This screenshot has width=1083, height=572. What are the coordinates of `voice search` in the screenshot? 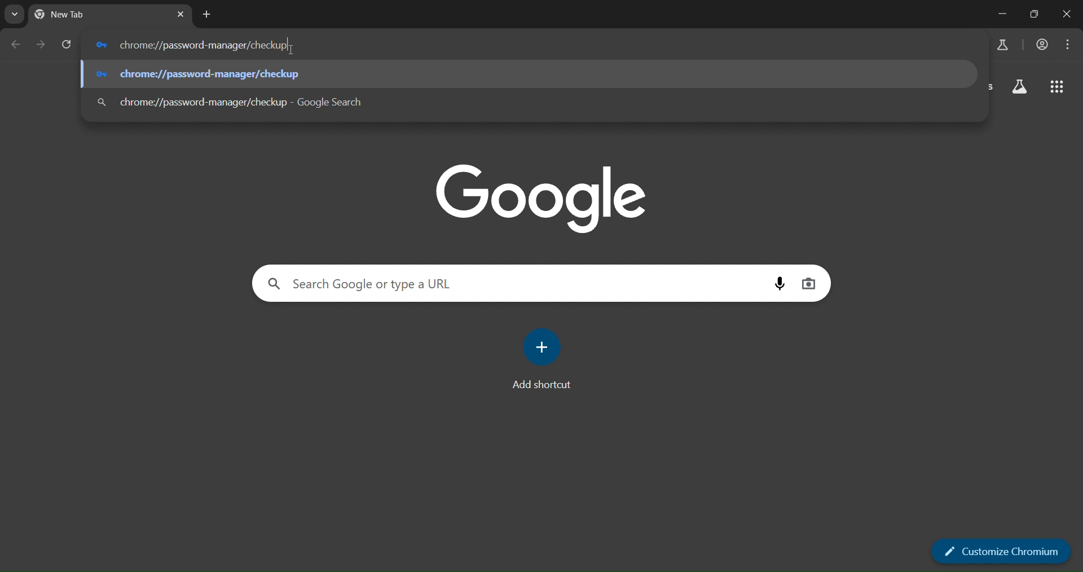 It's located at (781, 283).